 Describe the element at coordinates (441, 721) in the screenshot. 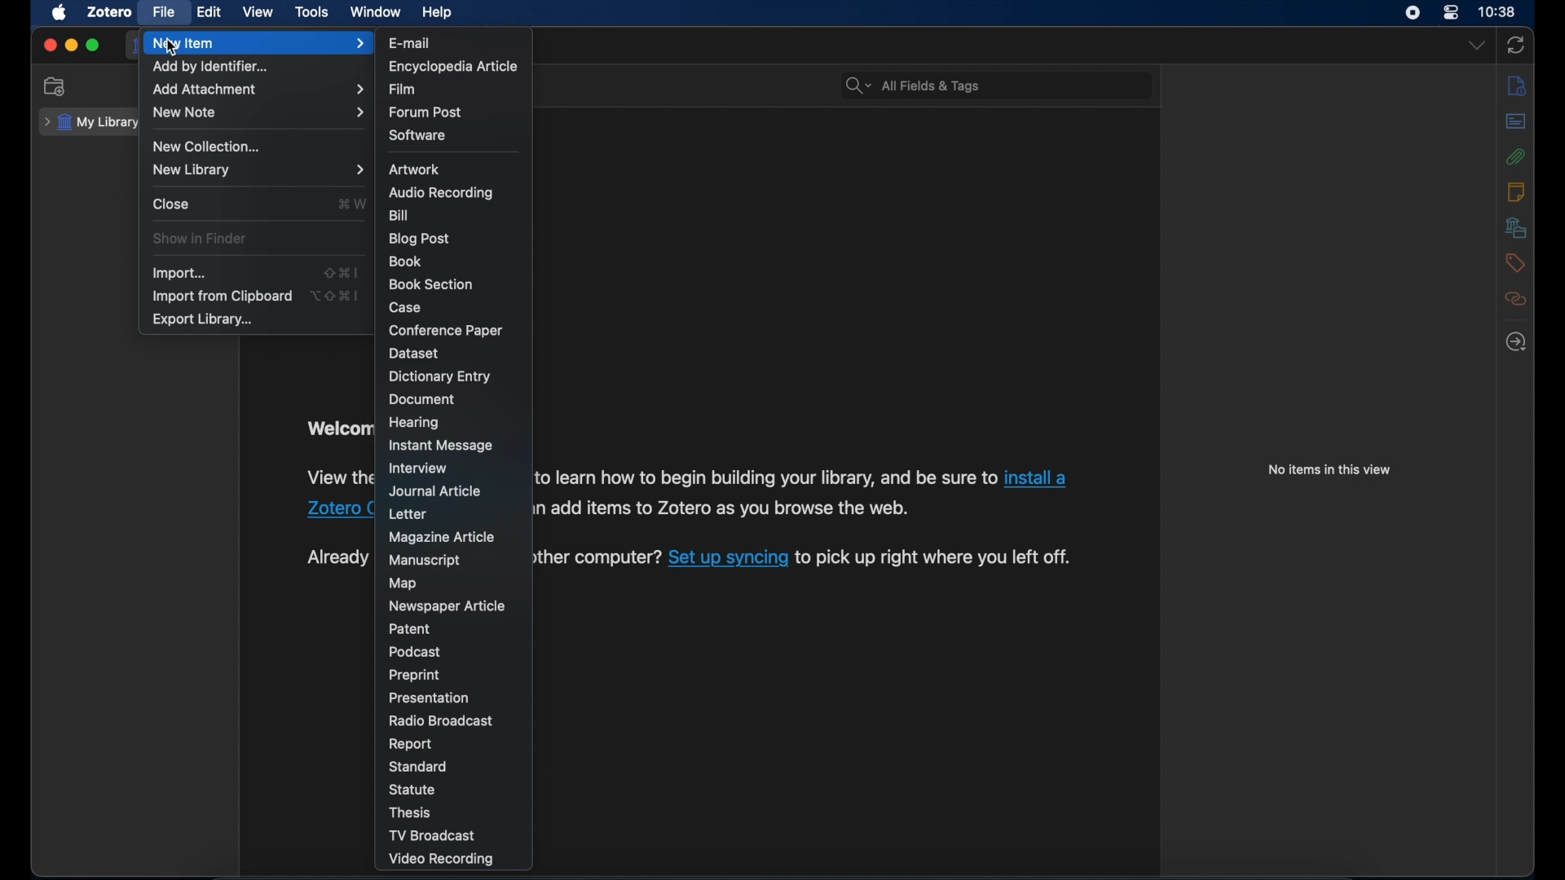

I see `radio broadcast` at that location.